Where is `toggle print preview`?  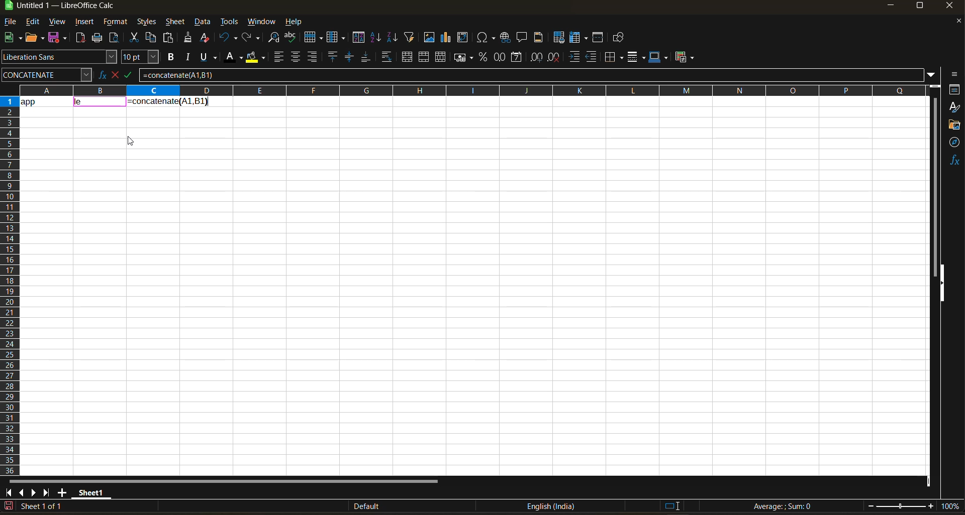 toggle print preview is located at coordinates (115, 39).